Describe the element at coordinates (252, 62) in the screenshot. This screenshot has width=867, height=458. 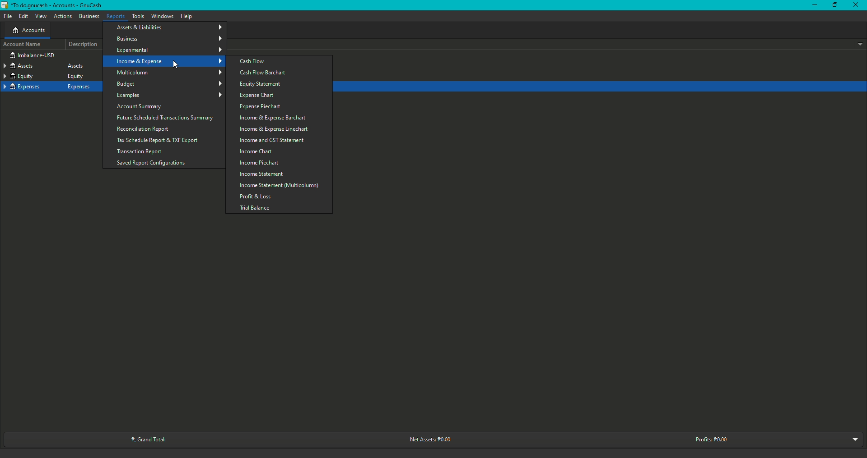
I see `Cash Flow` at that location.